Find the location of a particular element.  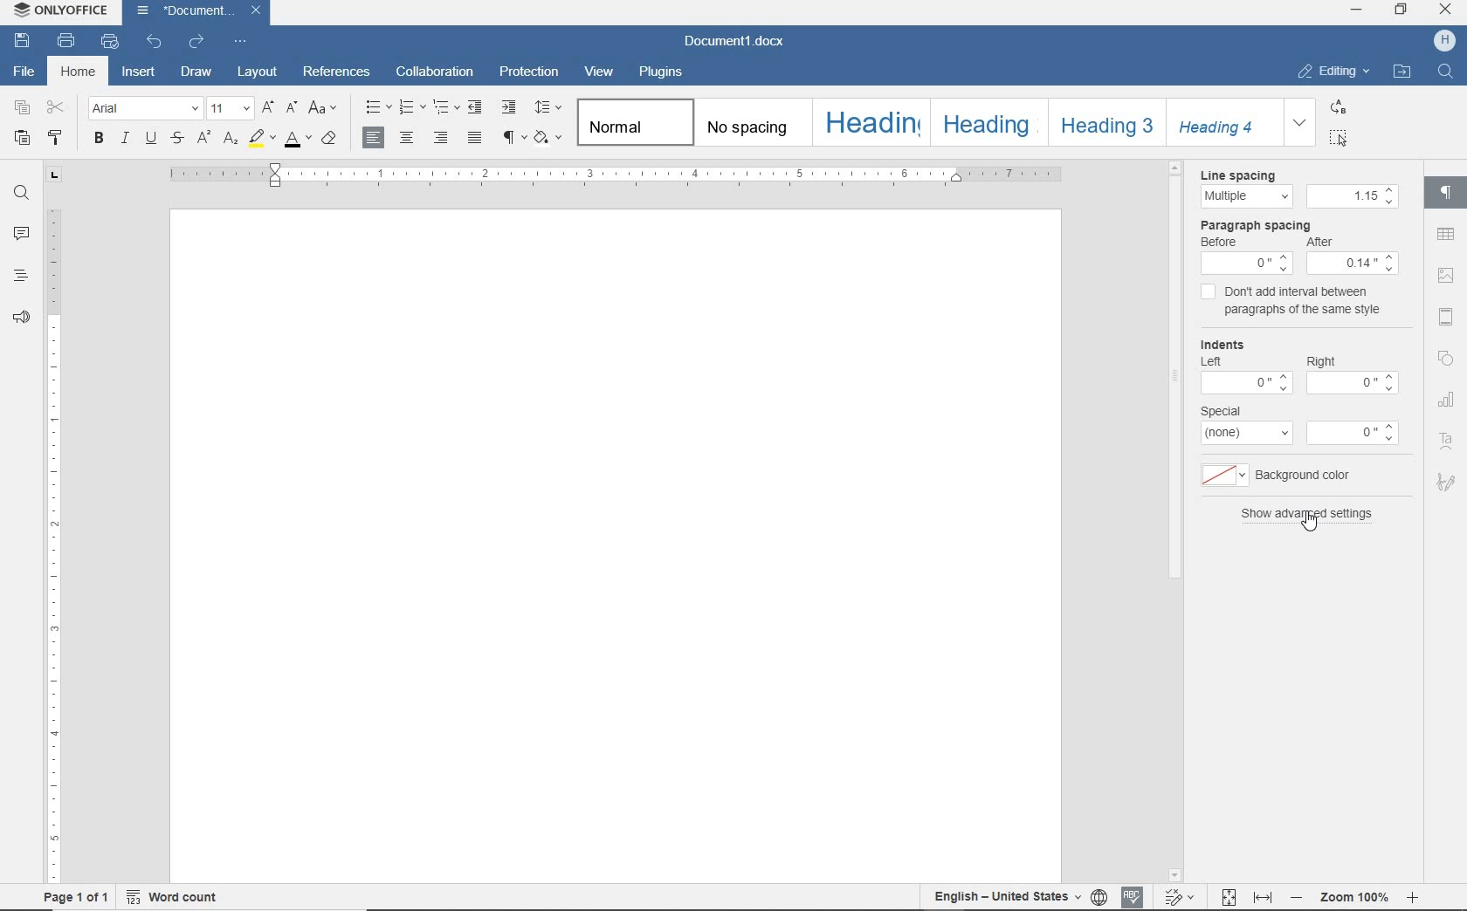

bullets is located at coordinates (379, 109).